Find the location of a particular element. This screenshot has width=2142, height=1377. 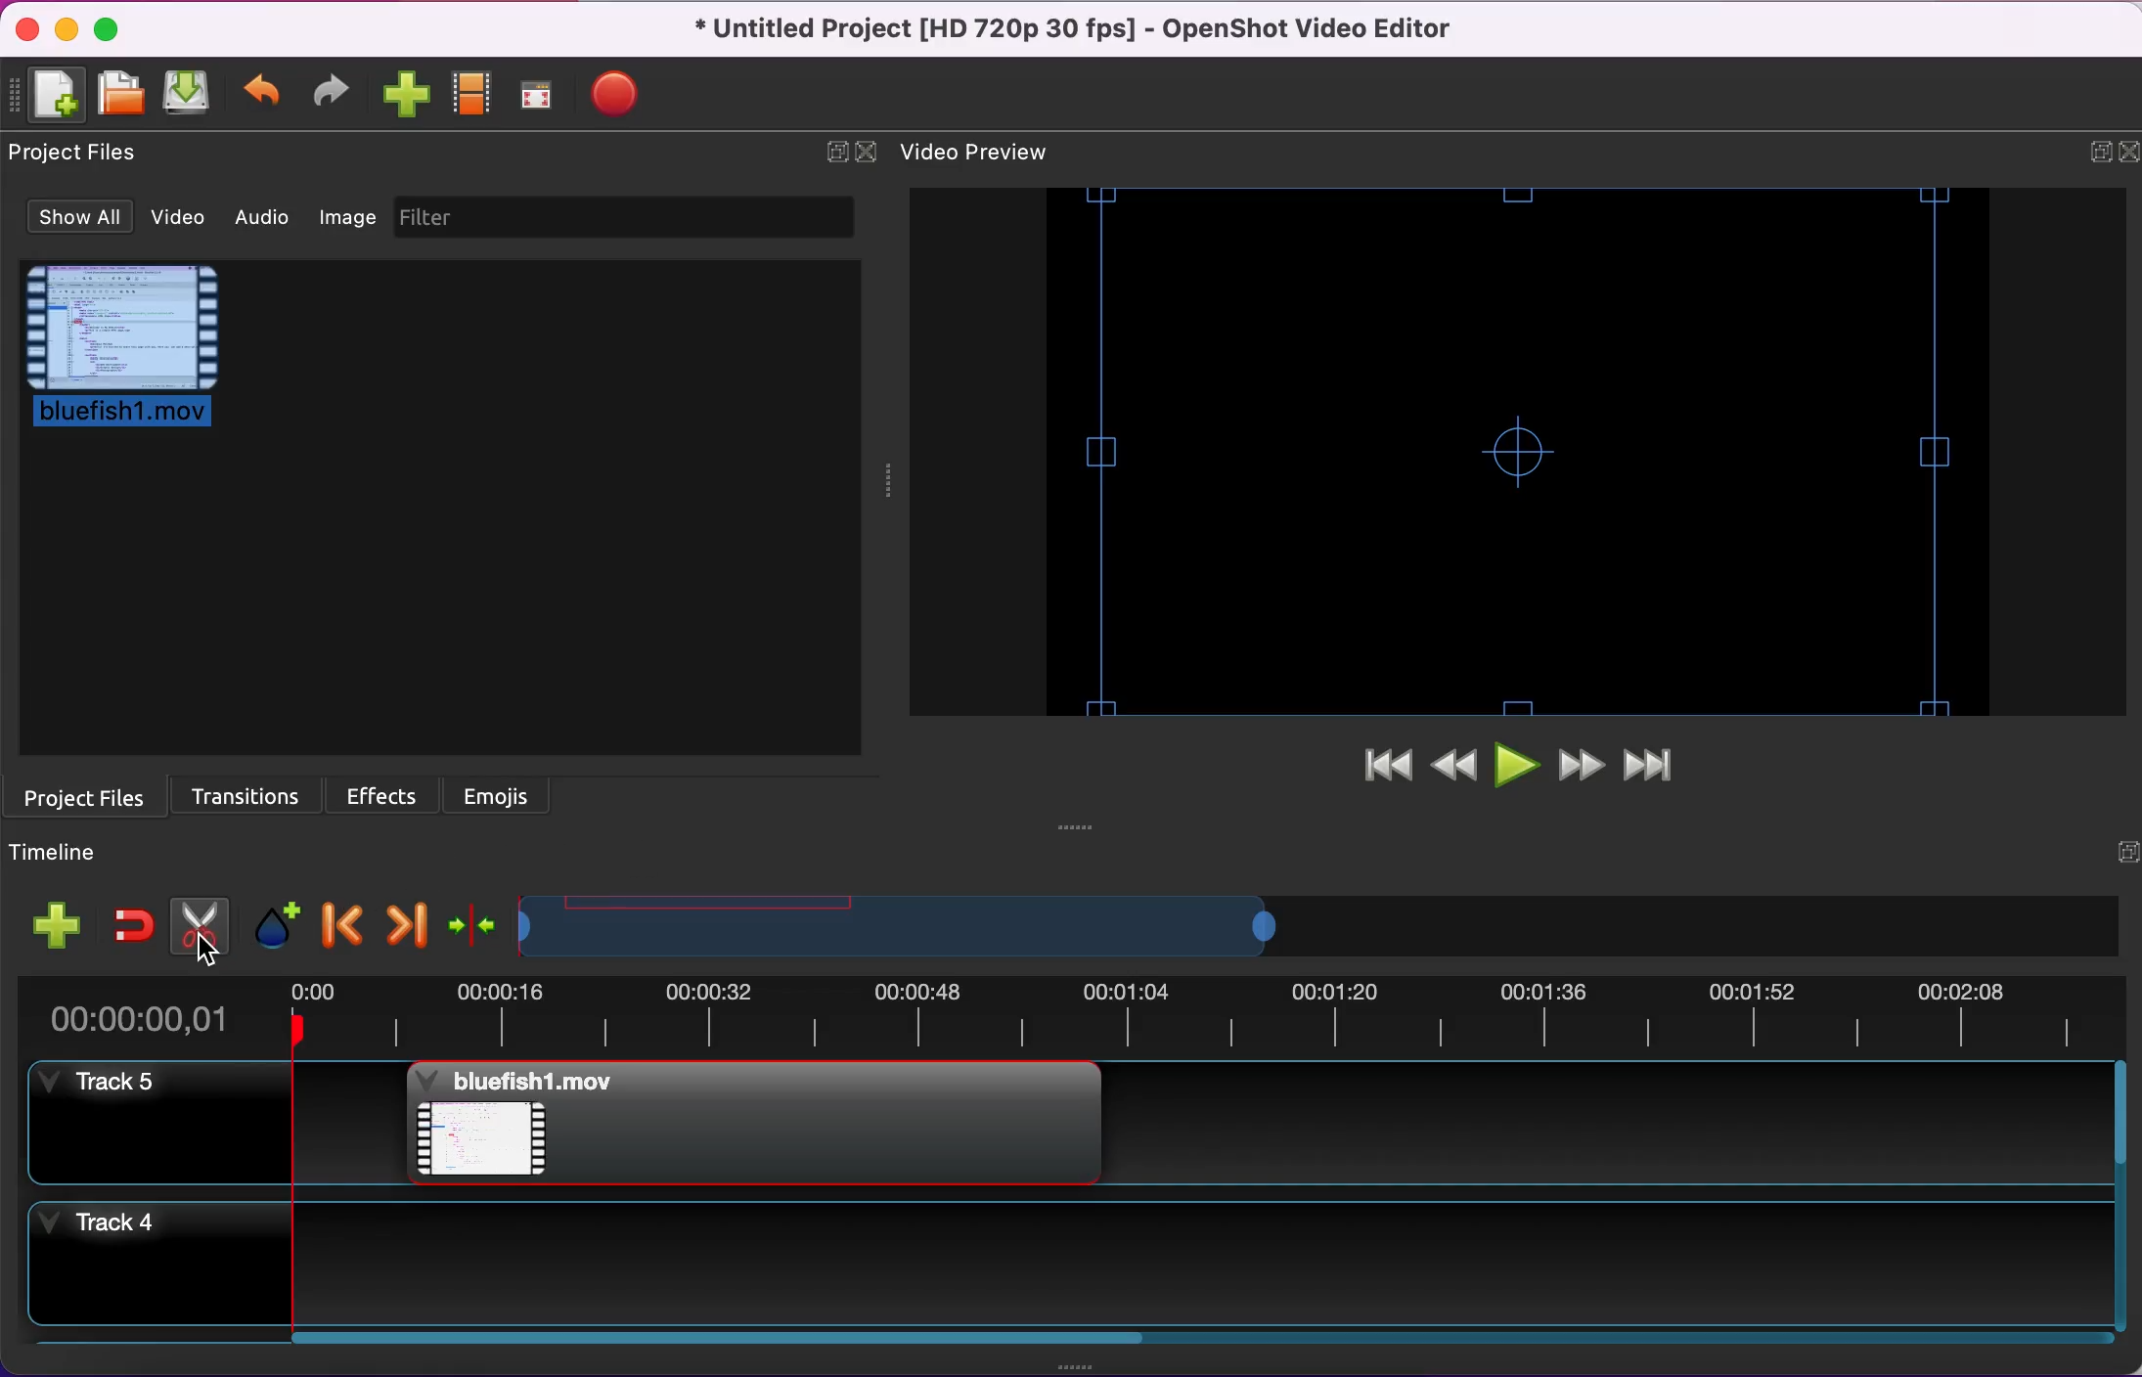

save project is located at coordinates (188, 95).